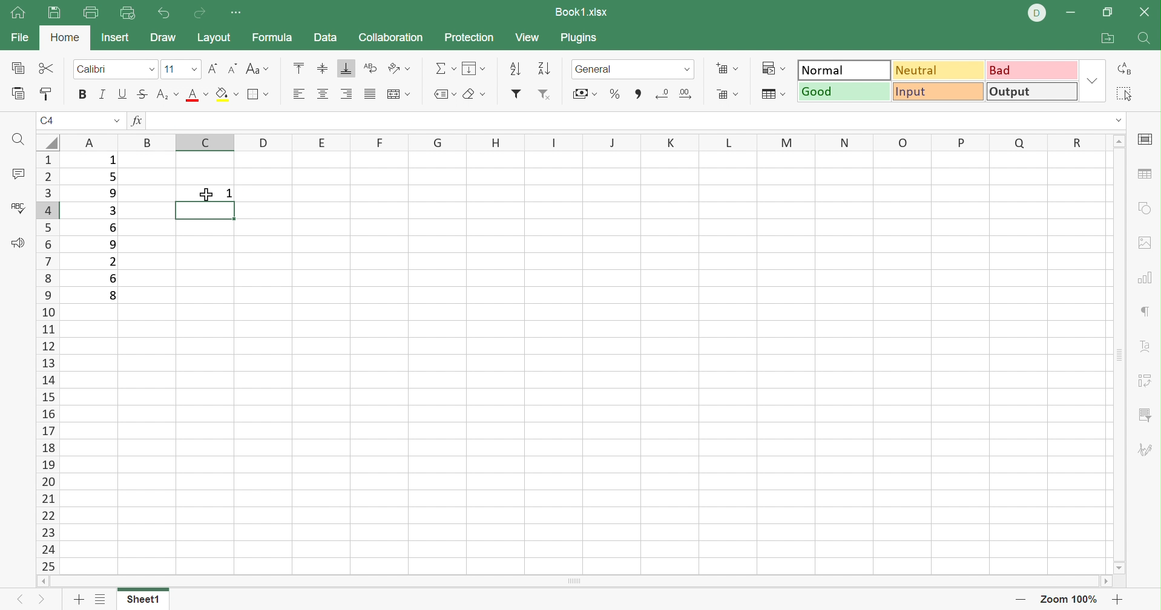  I want to click on Drop Down, so click(1119, 122).